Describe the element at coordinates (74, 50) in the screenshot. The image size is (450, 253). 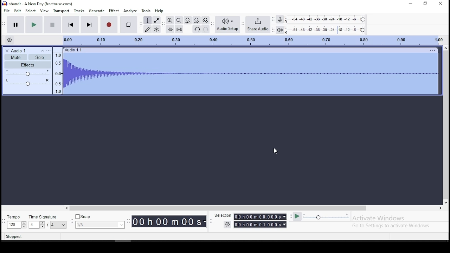
I see `text` at that location.